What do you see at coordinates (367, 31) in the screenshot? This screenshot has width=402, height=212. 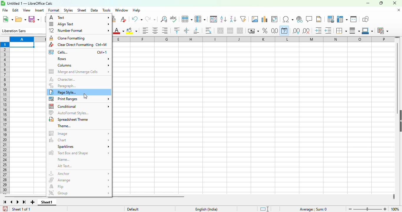 I see `border color` at bounding box center [367, 31].